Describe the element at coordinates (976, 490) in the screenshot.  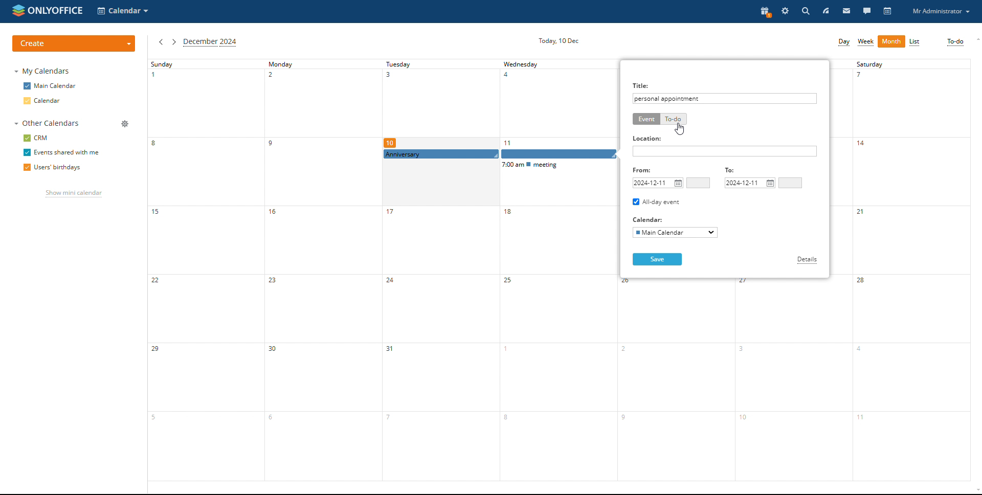
I see `scroll down` at that location.